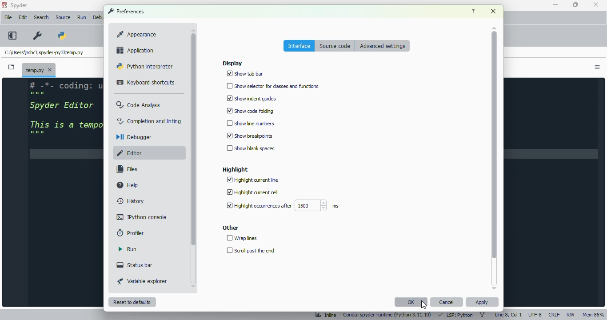  What do you see at coordinates (19, 5) in the screenshot?
I see `spyder` at bounding box center [19, 5].